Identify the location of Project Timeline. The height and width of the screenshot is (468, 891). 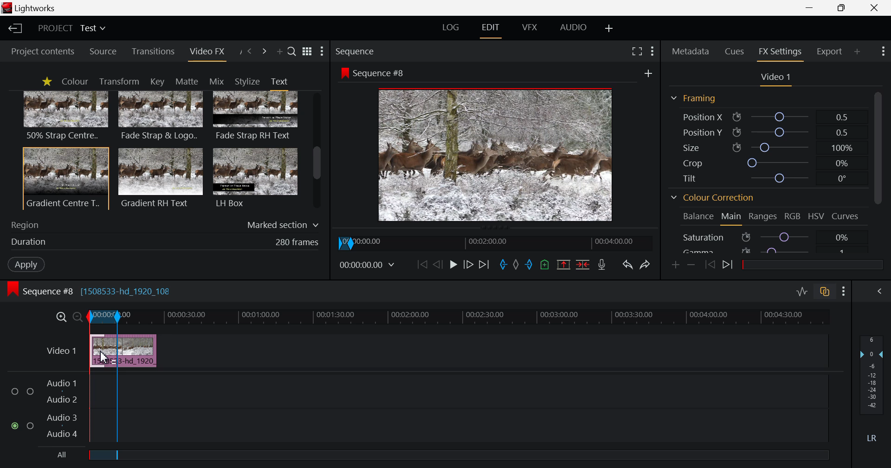
(457, 317).